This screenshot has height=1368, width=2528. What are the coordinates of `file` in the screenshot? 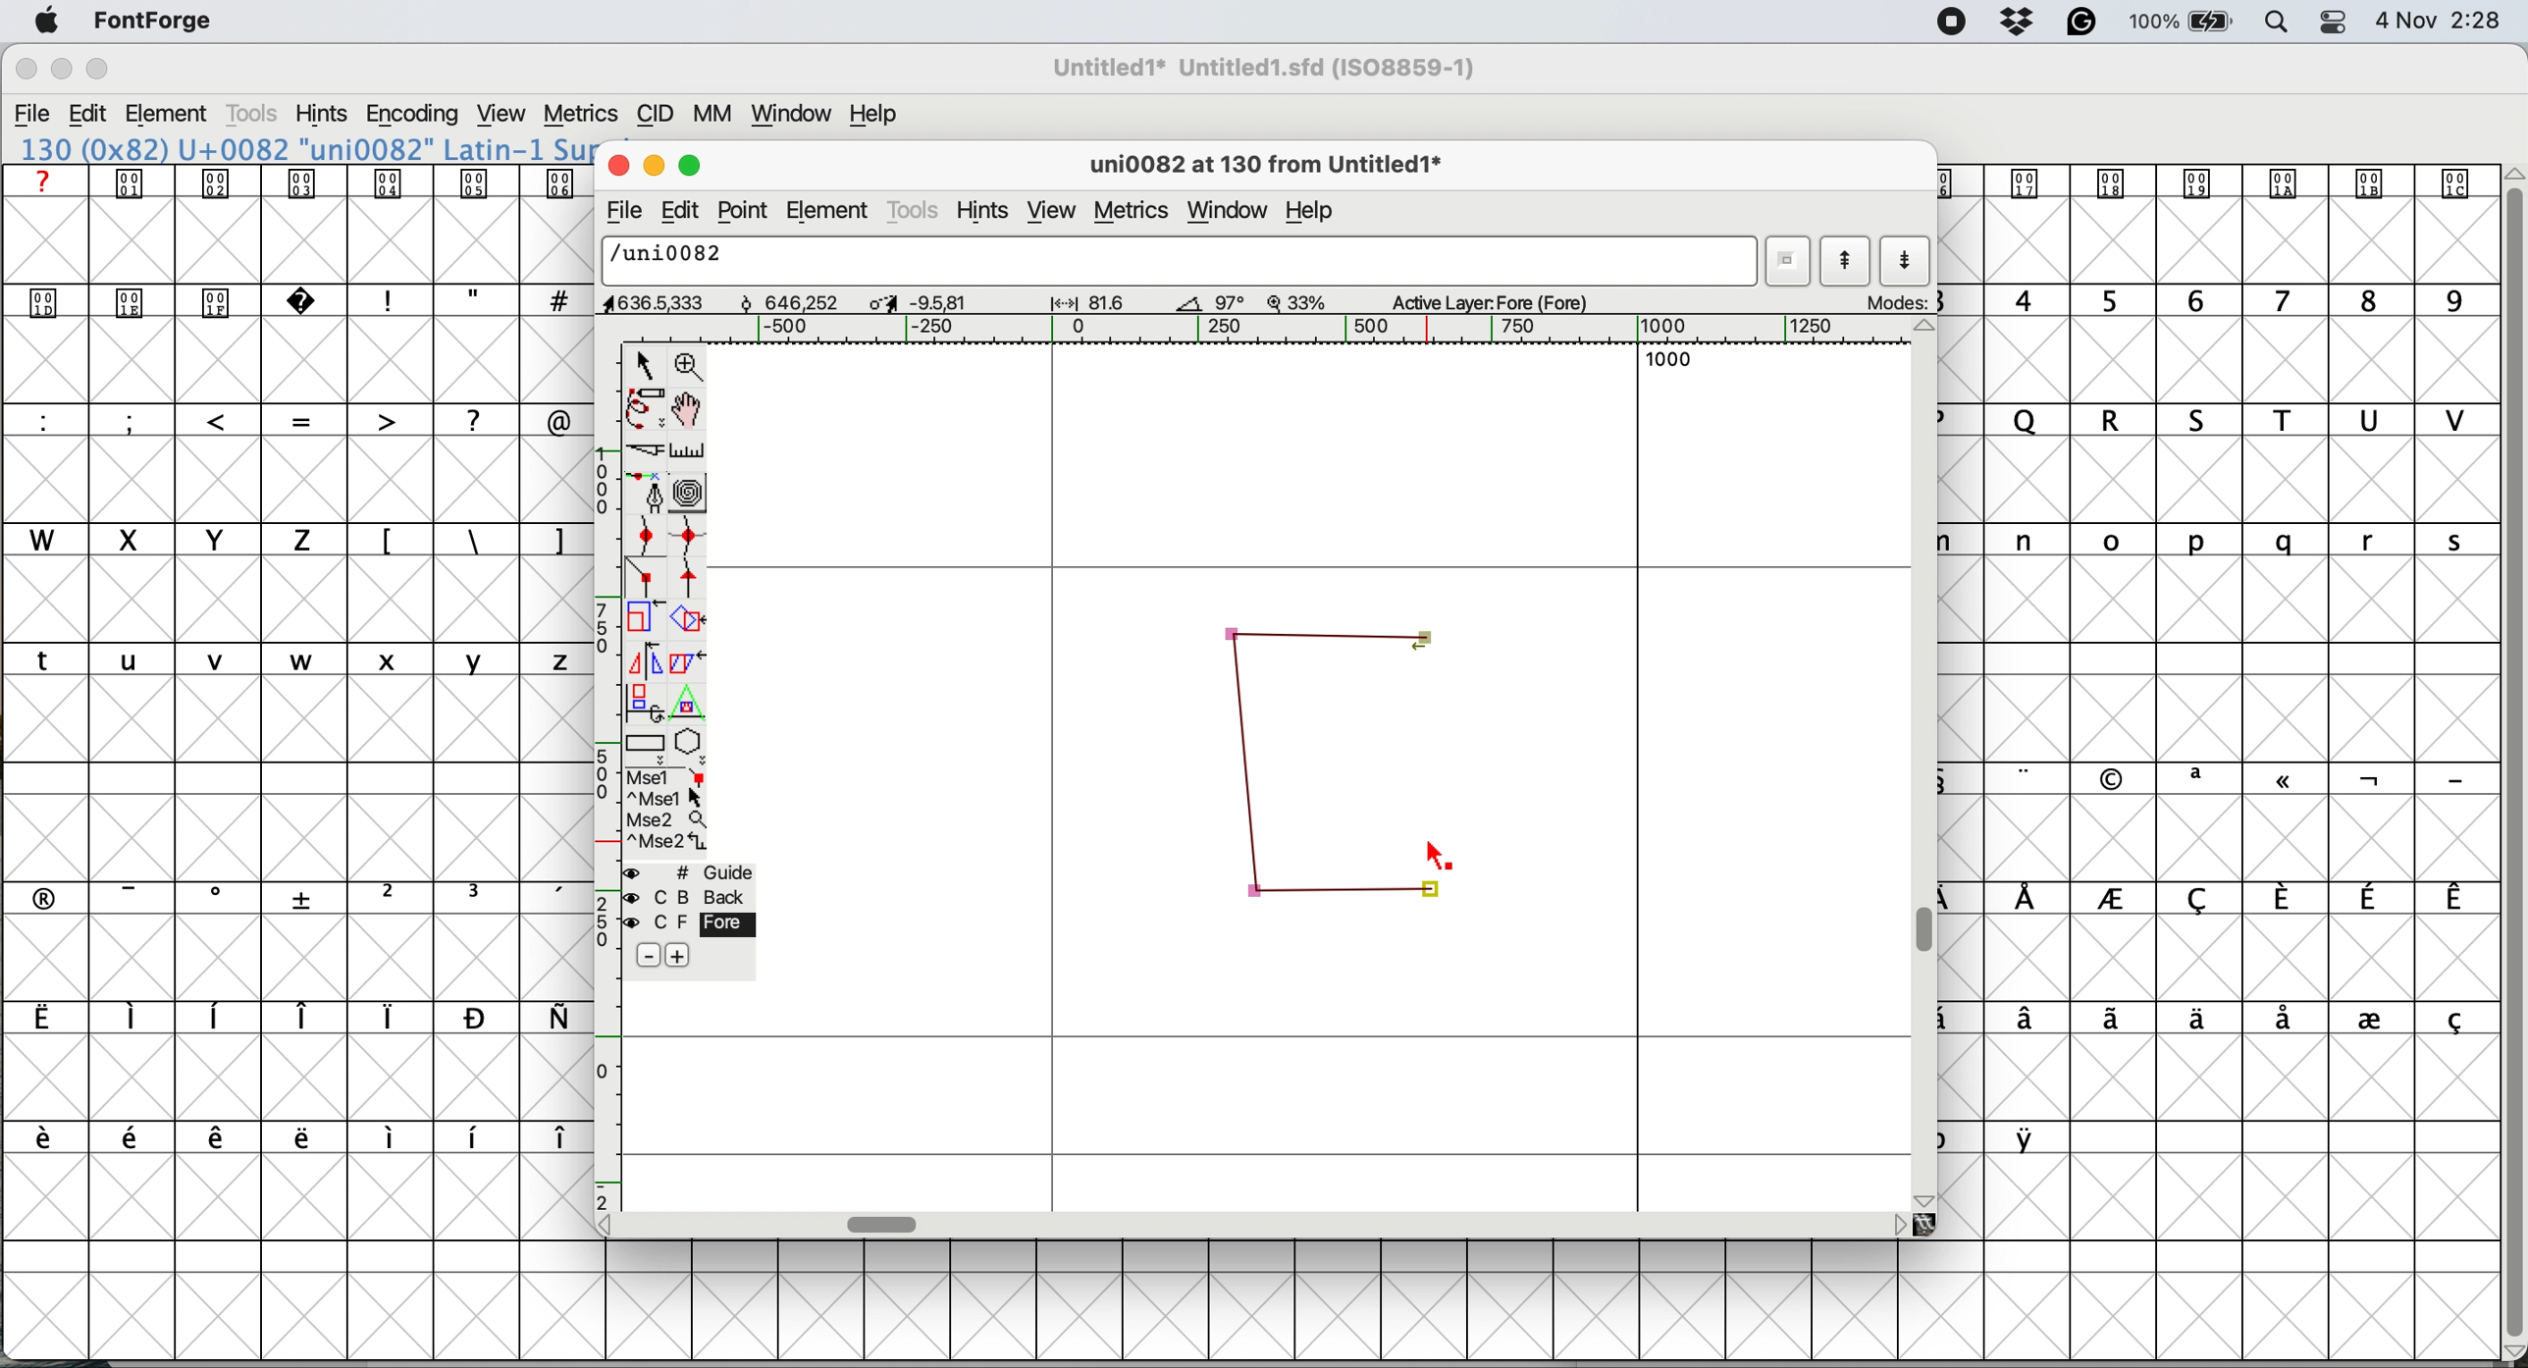 It's located at (621, 211).